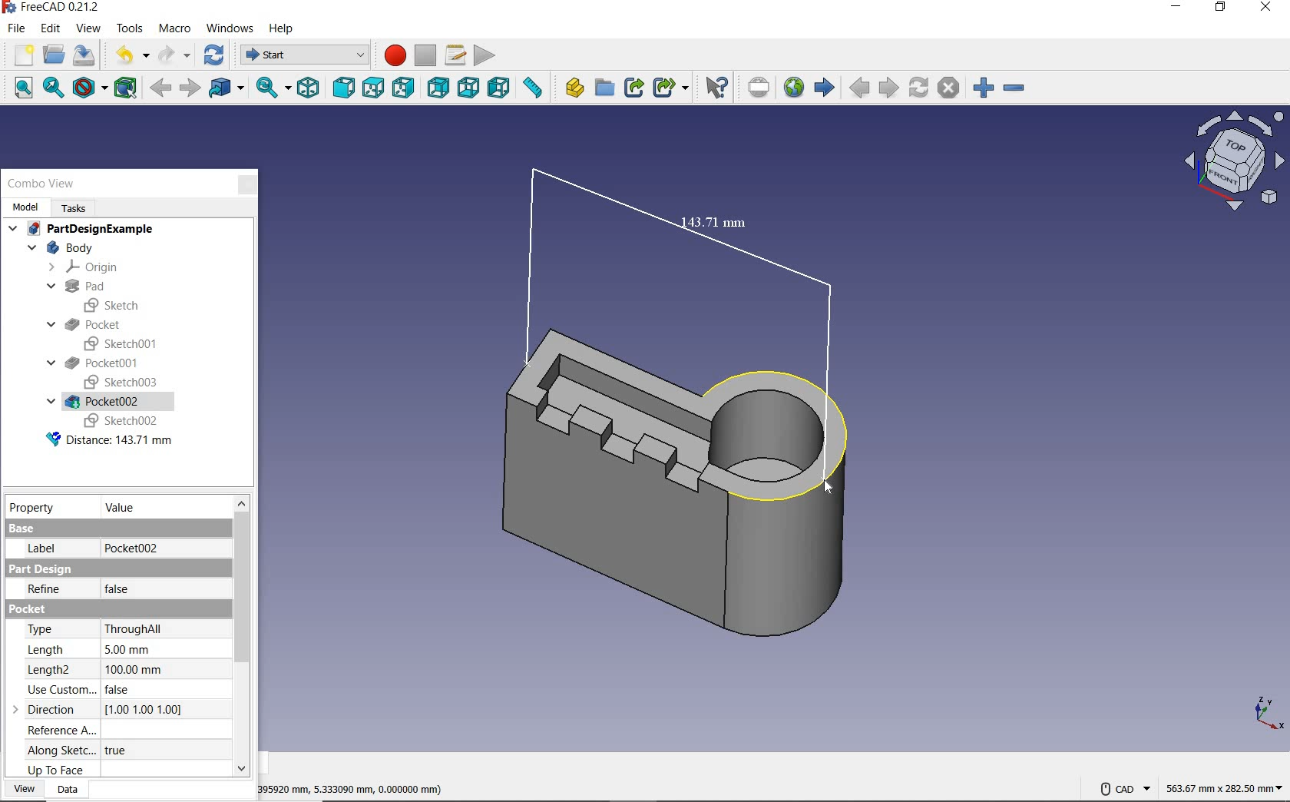  Describe the element at coordinates (1222, 10) in the screenshot. I see `restore down` at that location.